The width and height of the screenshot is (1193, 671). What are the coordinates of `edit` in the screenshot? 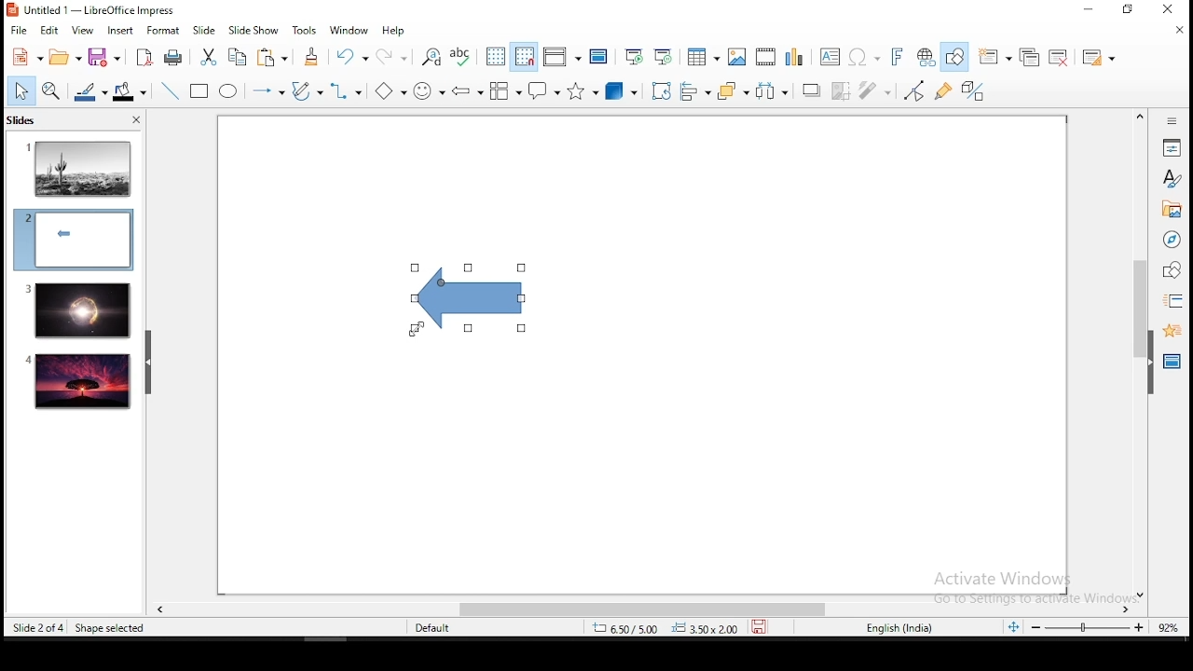 It's located at (49, 31).